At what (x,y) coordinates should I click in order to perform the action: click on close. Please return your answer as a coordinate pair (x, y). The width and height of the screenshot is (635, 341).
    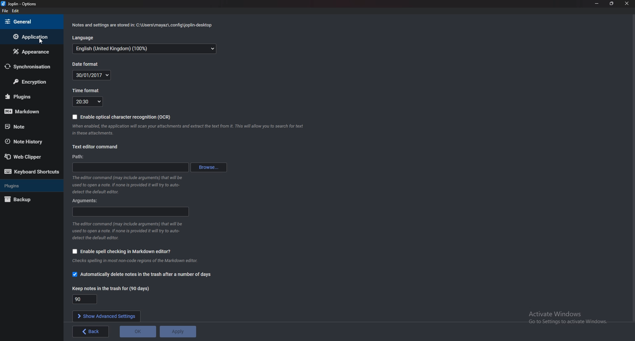
    Looking at the image, I should click on (627, 3).